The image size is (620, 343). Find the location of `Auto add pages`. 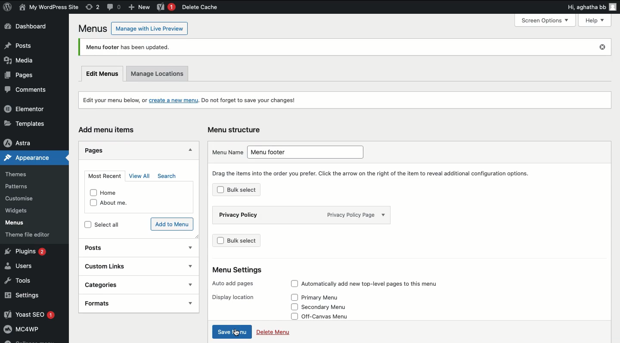

Auto add pages is located at coordinates (233, 283).